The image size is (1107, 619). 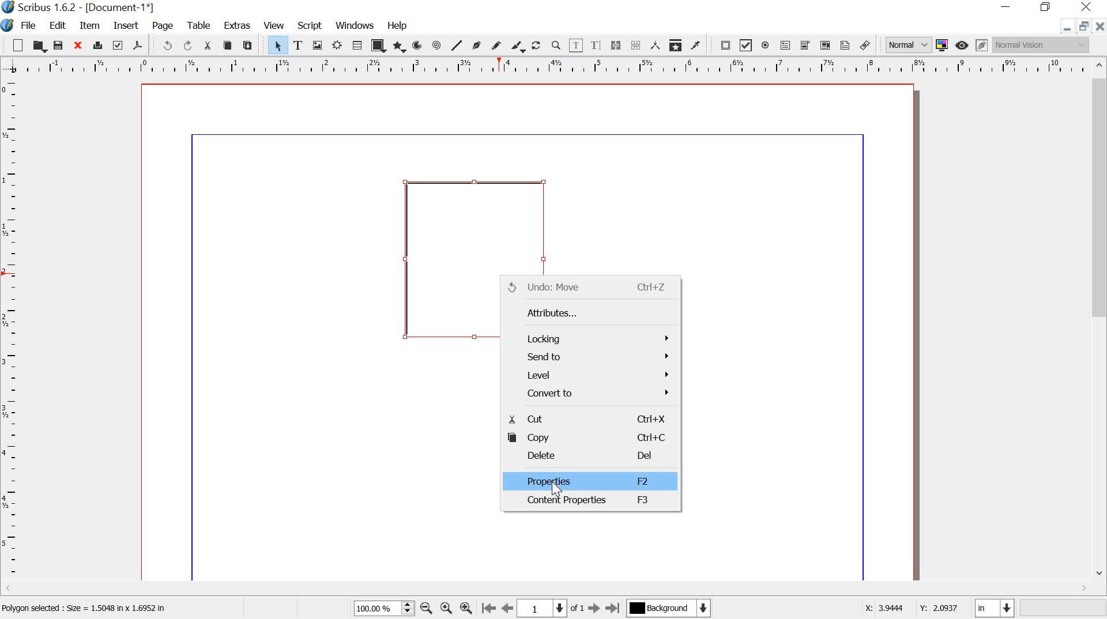 I want to click on table, so click(x=357, y=46).